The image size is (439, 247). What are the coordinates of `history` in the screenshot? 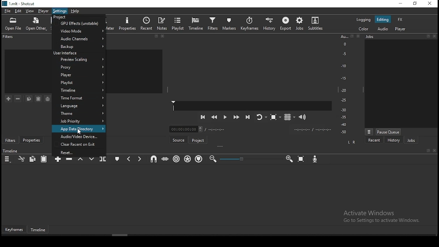 It's located at (394, 140).